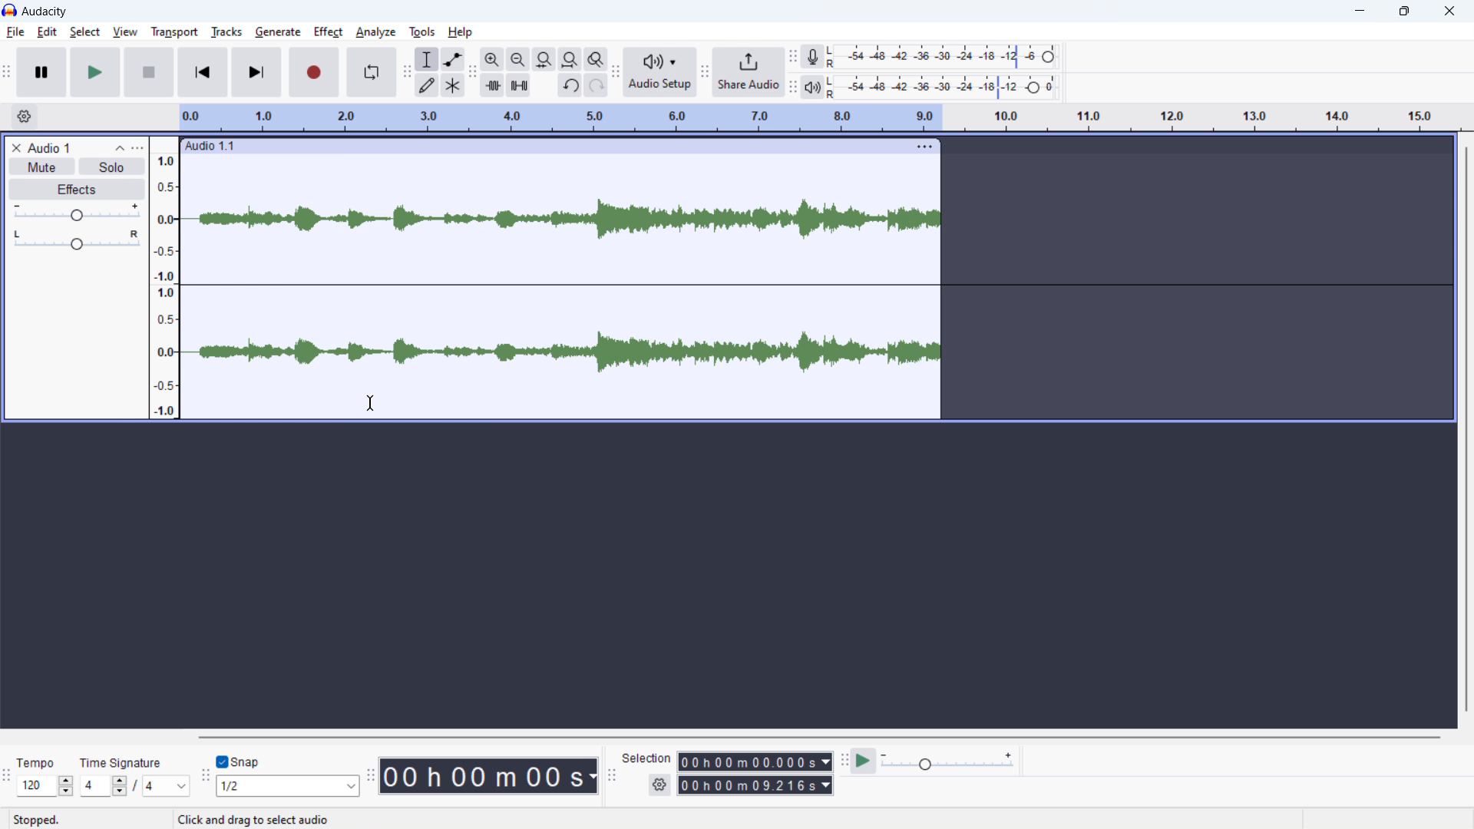  I want to click on pan, so click(75, 240).